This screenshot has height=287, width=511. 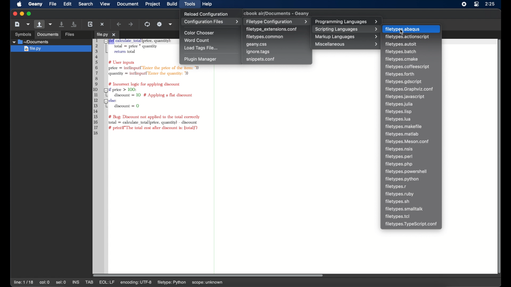 I want to click on scripting languages, so click(x=345, y=29).